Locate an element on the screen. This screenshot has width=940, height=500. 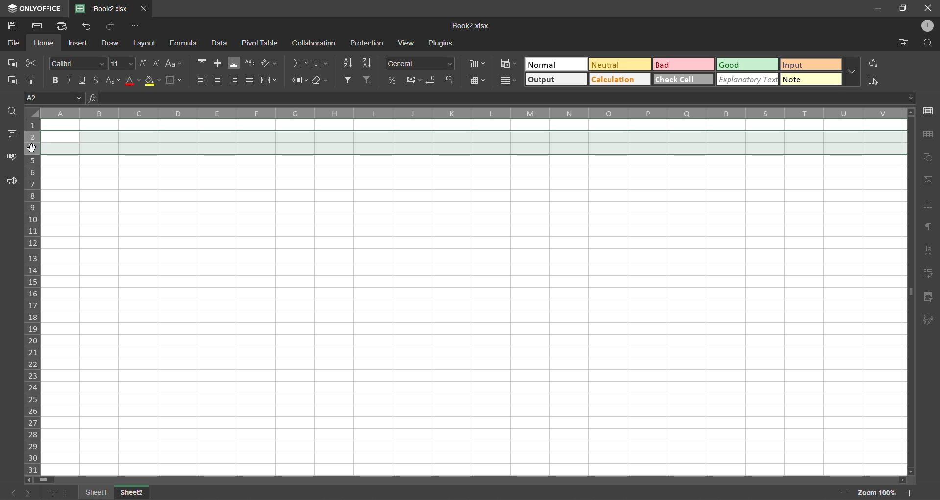
two rows selected is located at coordinates (472, 143).